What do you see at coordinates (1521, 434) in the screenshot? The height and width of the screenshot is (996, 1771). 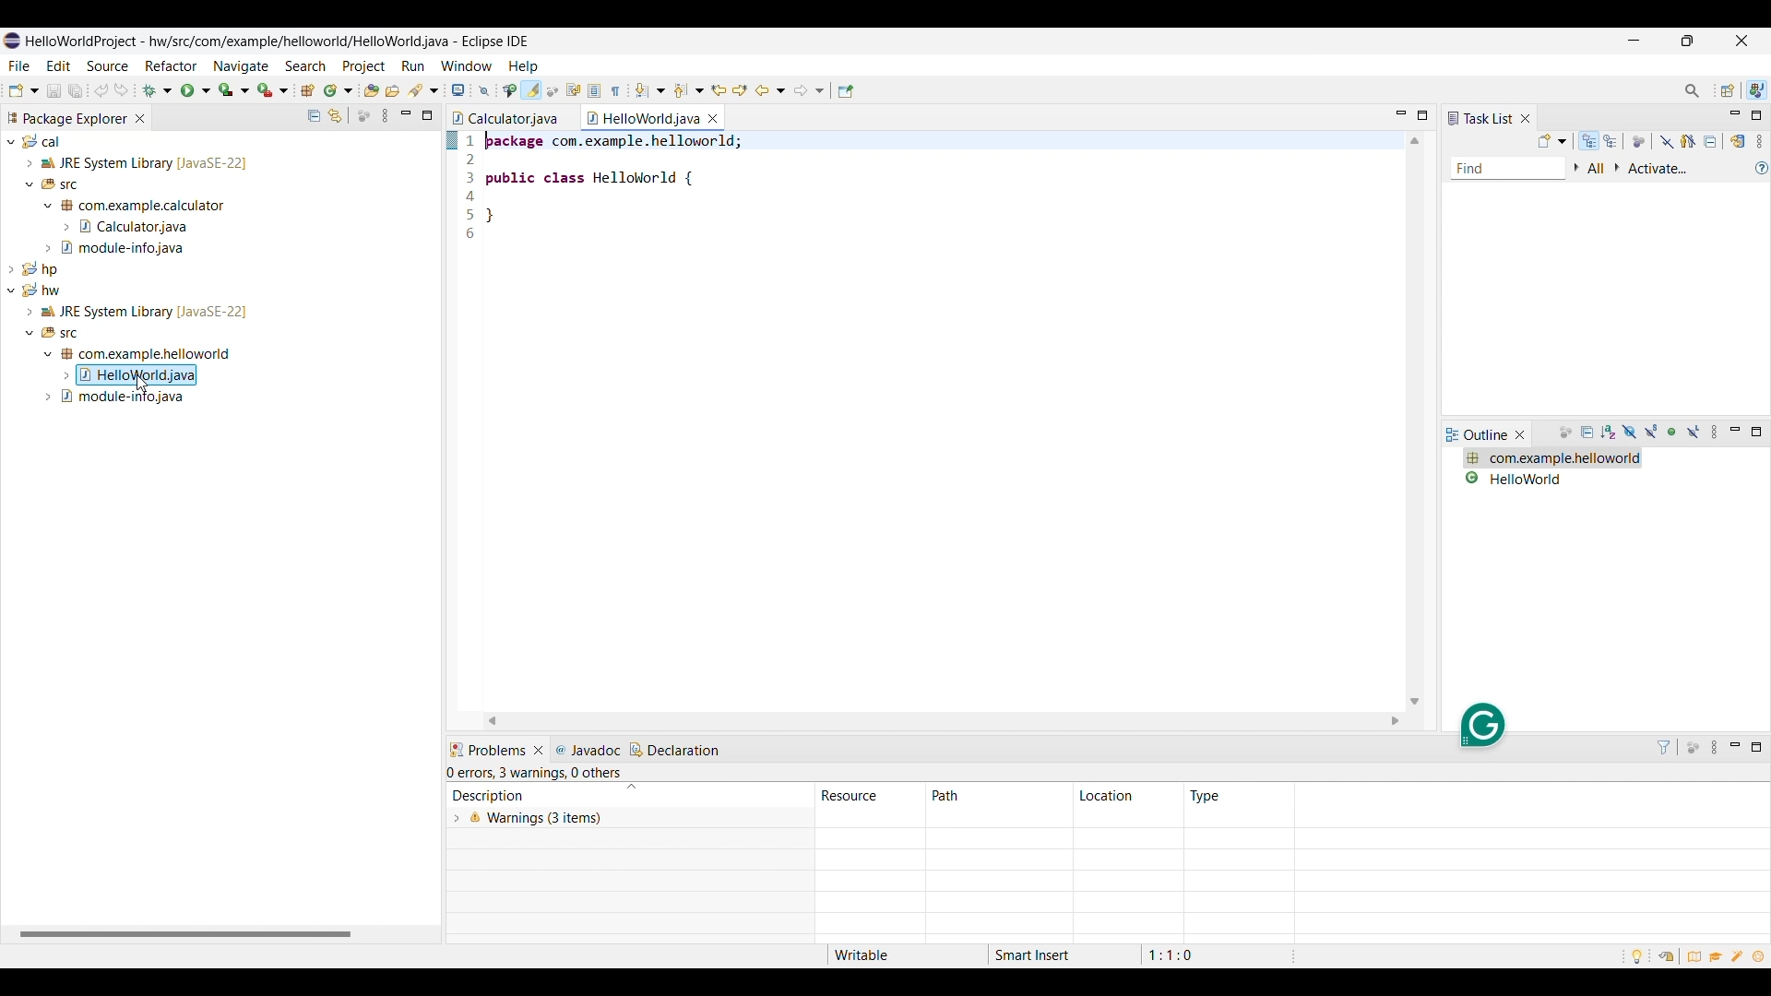 I see `Close` at bounding box center [1521, 434].